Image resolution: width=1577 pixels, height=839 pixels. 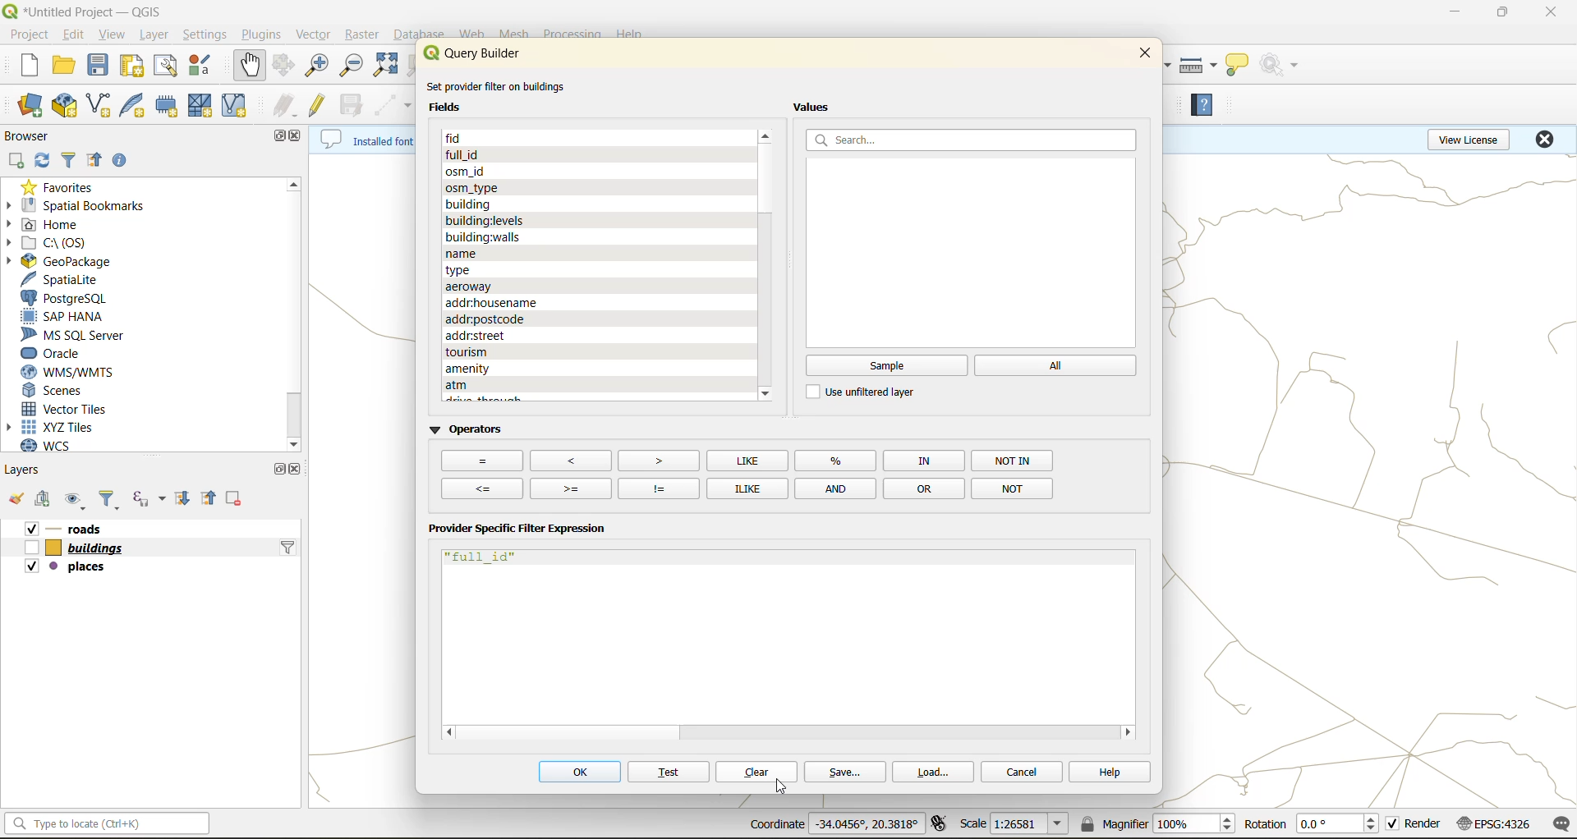 I want to click on settings, so click(x=207, y=36).